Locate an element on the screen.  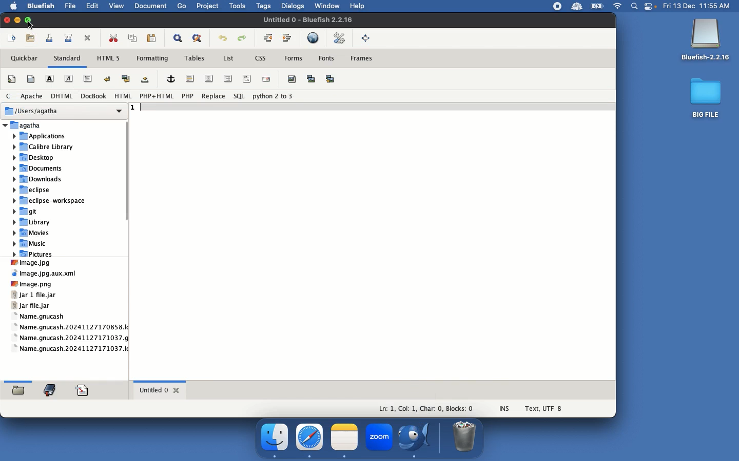
Advanced find and replaces is located at coordinates (198, 37).